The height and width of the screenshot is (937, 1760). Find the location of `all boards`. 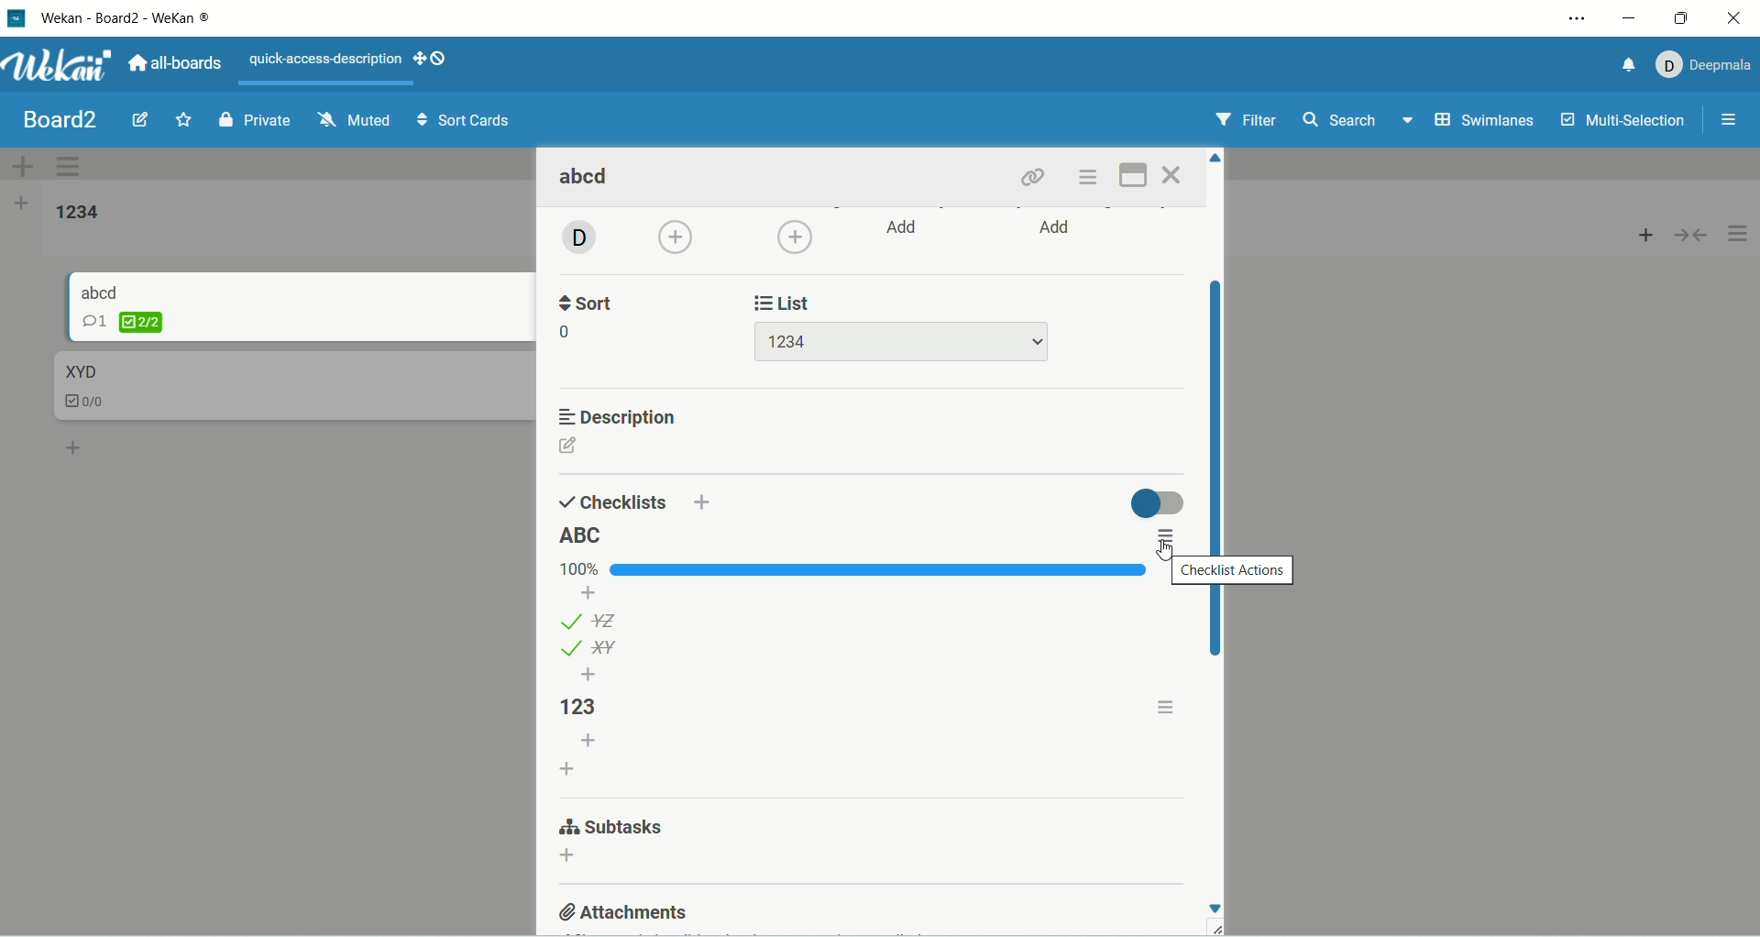

all boards is located at coordinates (180, 63).